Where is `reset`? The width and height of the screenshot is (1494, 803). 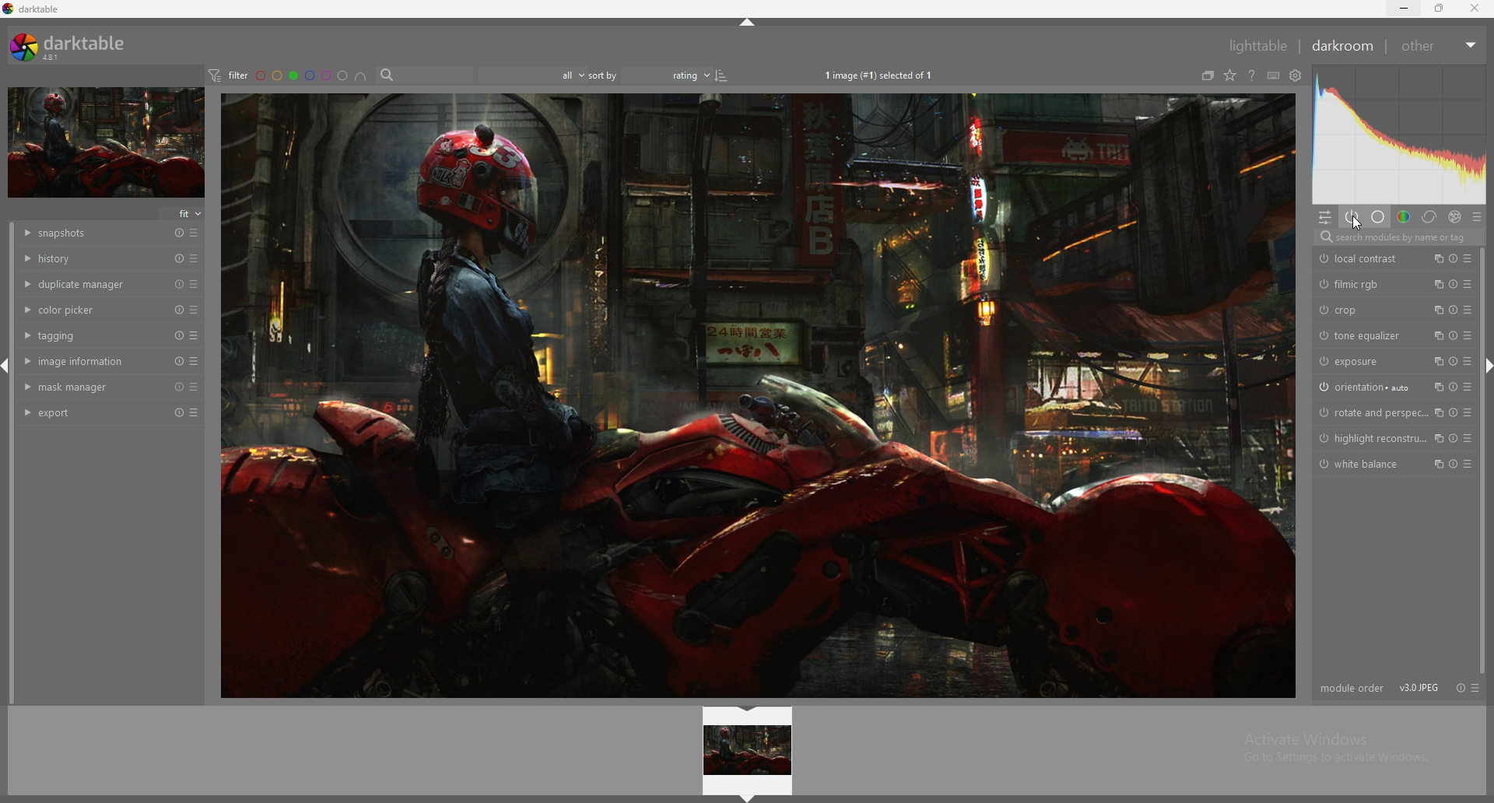 reset is located at coordinates (179, 284).